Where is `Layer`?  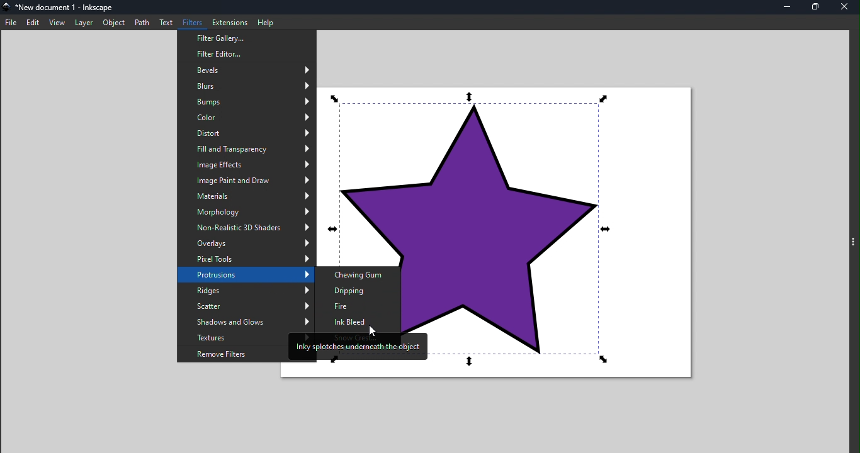 Layer is located at coordinates (84, 22).